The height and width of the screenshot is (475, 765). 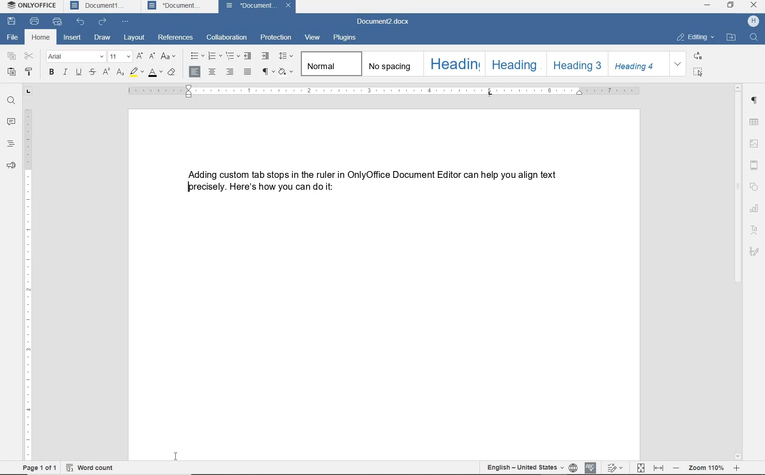 I want to click on onlyoffice tab, so click(x=30, y=6).